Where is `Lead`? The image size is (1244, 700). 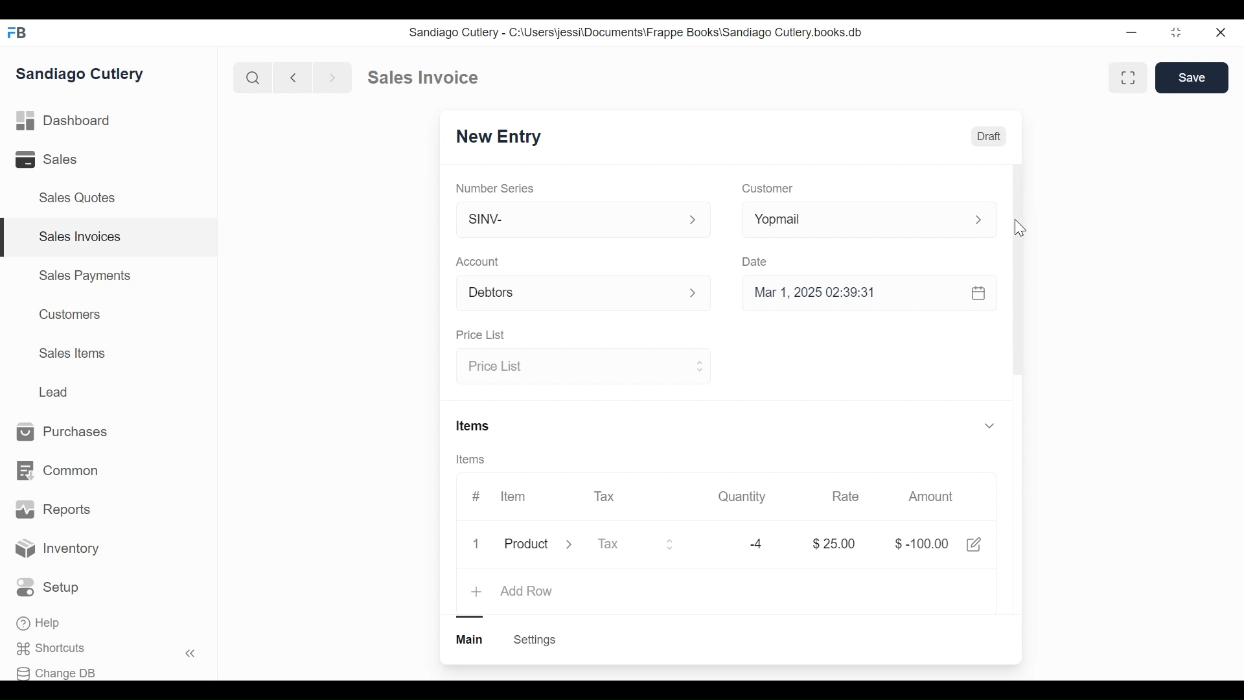
Lead is located at coordinates (54, 390).